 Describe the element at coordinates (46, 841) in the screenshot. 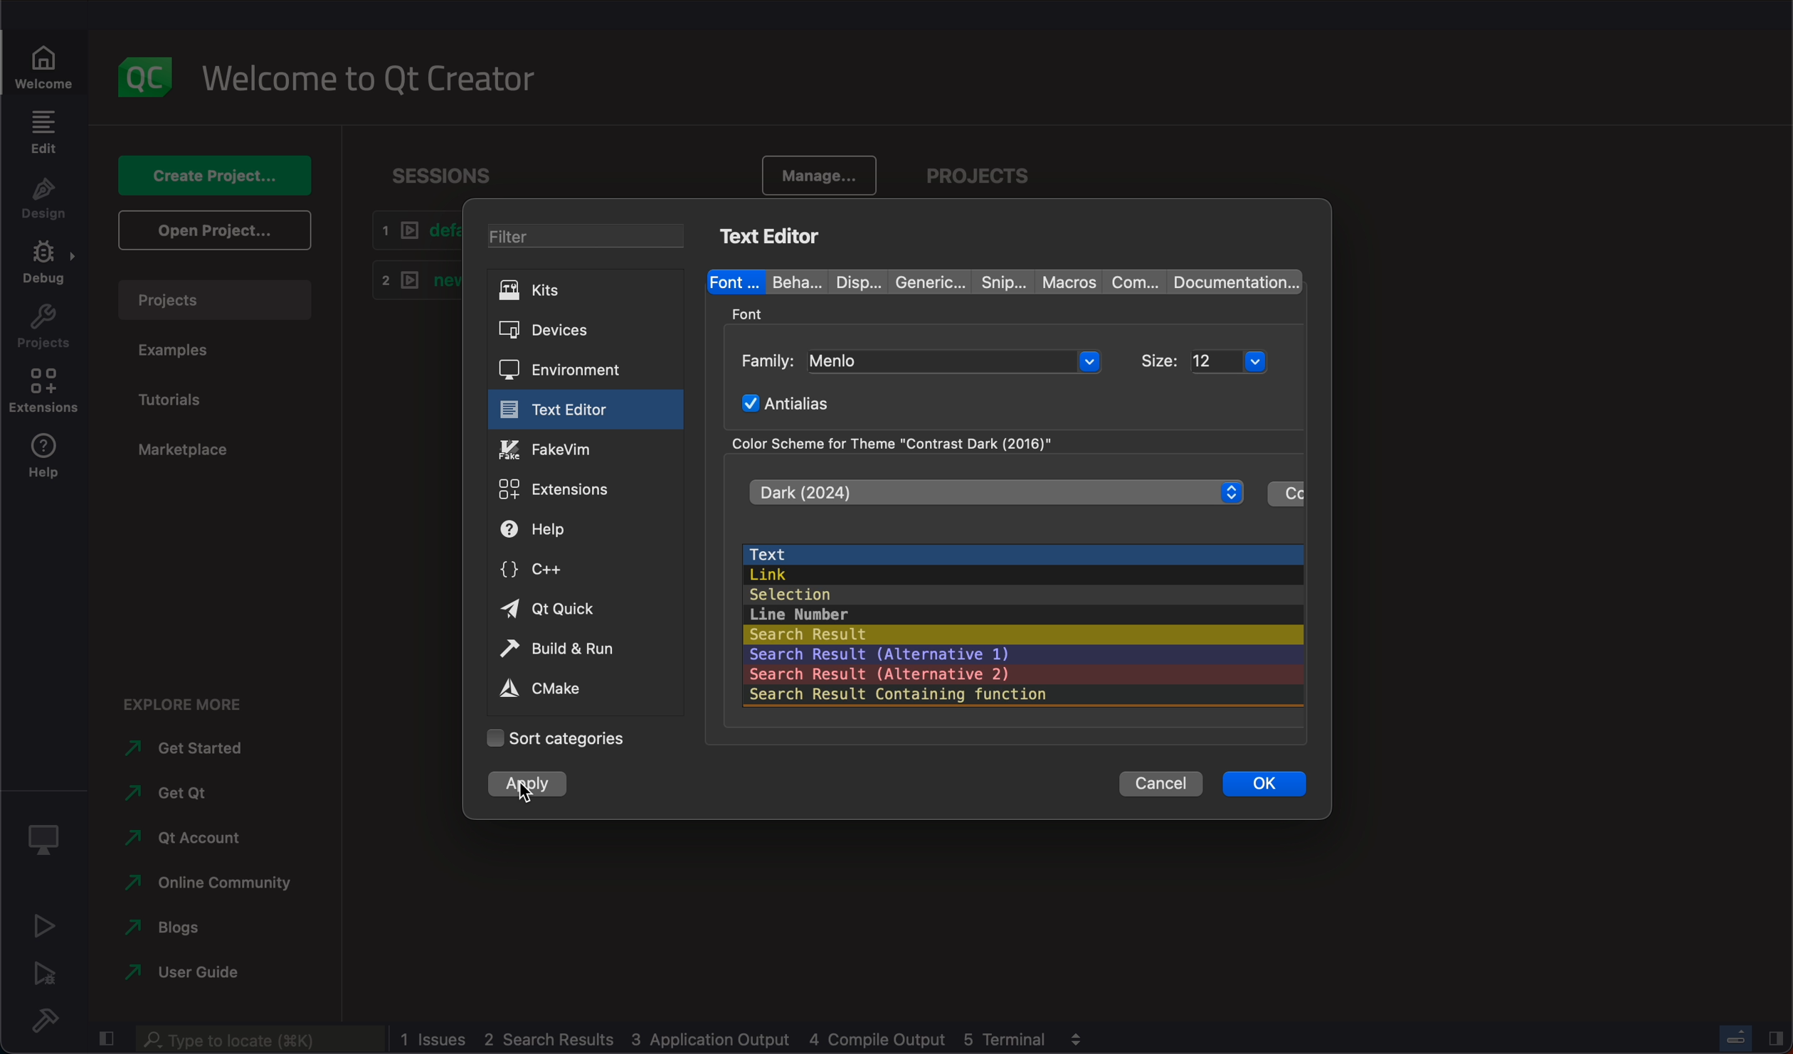

I see `debug` at that location.